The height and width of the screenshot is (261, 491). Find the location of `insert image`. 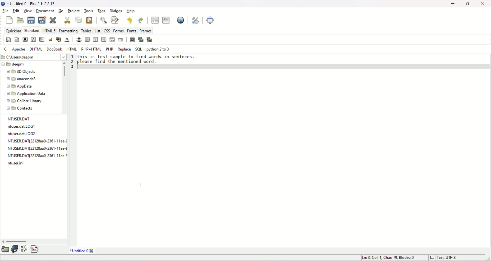

insert image is located at coordinates (132, 39).